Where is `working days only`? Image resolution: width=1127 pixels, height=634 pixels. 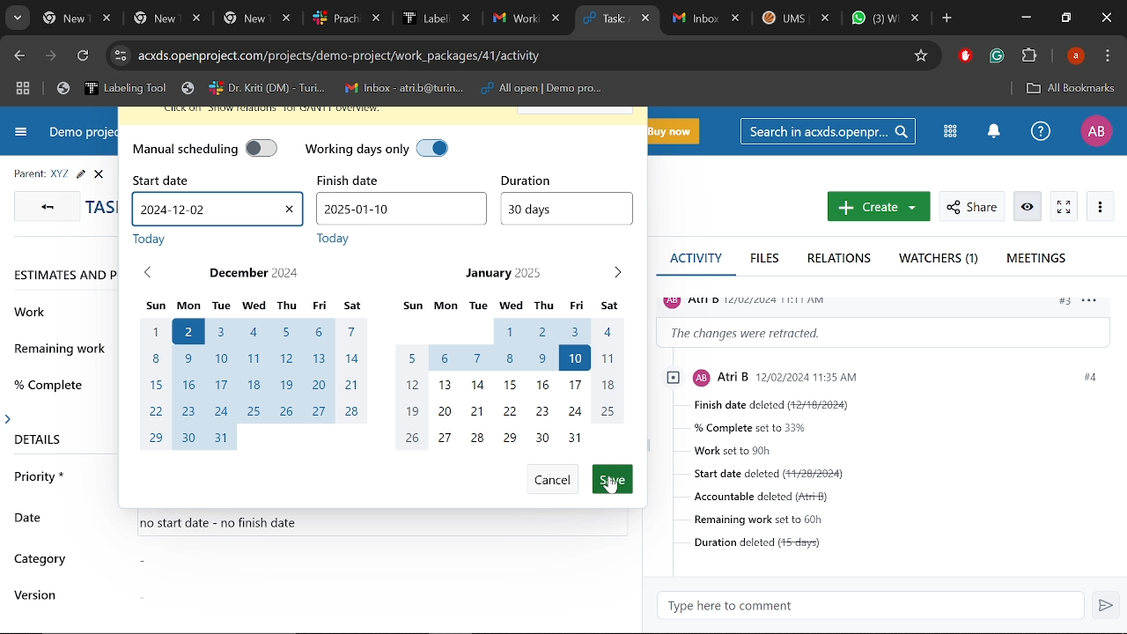 working days only is located at coordinates (352, 146).